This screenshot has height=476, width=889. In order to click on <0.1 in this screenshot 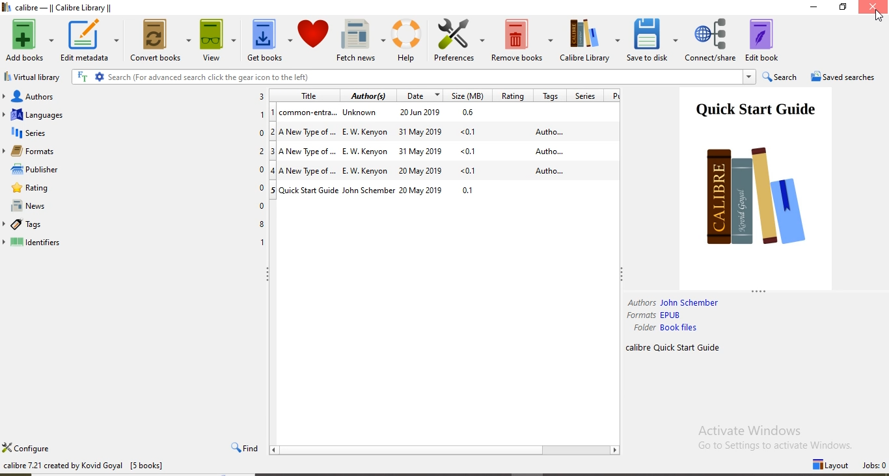, I will do `click(475, 152)`.